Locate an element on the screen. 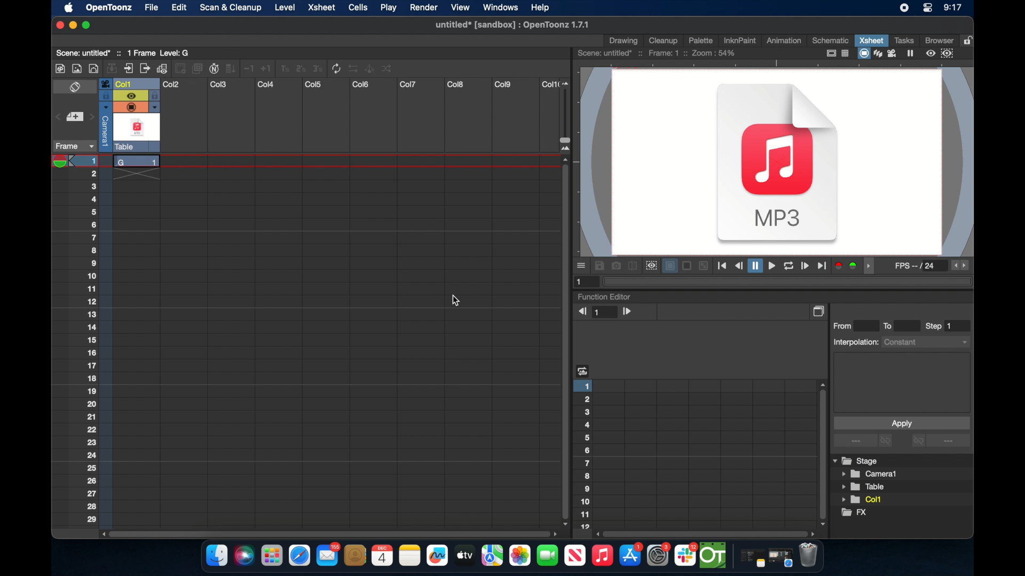 The height and width of the screenshot is (576, 1025). scroll box is located at coordinates (328, 533).